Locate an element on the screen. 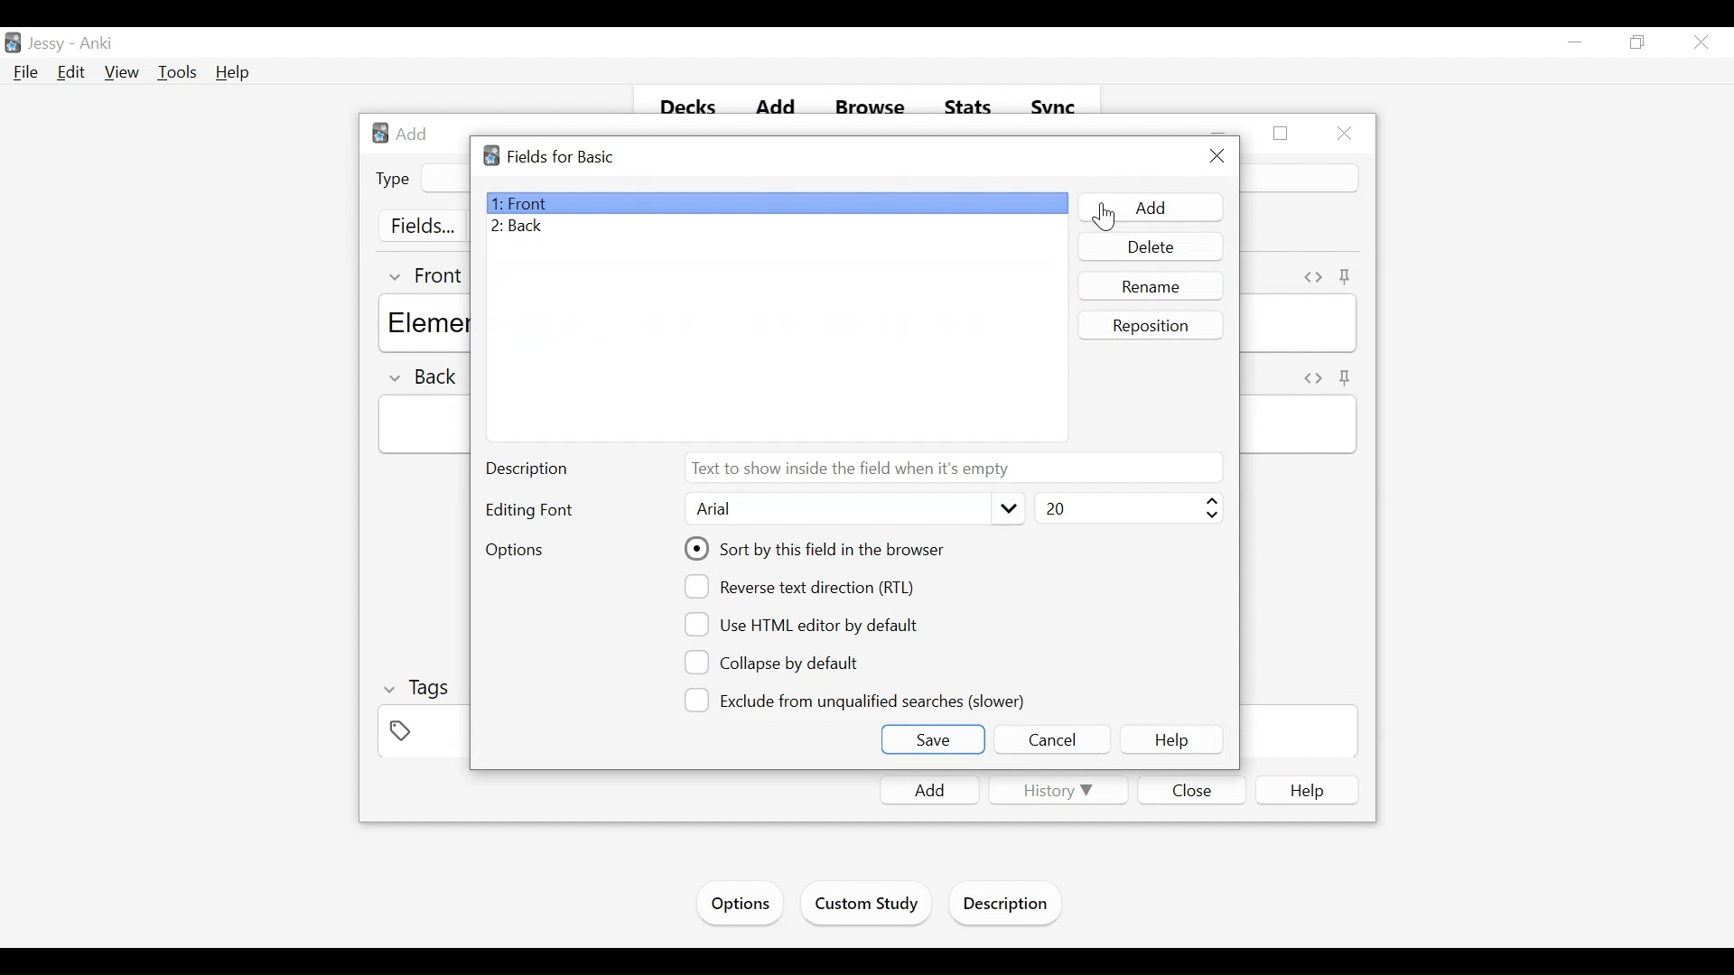 The image size is (1734, 975). (un)select Collapse by Default is located at coordinates (777, 664).